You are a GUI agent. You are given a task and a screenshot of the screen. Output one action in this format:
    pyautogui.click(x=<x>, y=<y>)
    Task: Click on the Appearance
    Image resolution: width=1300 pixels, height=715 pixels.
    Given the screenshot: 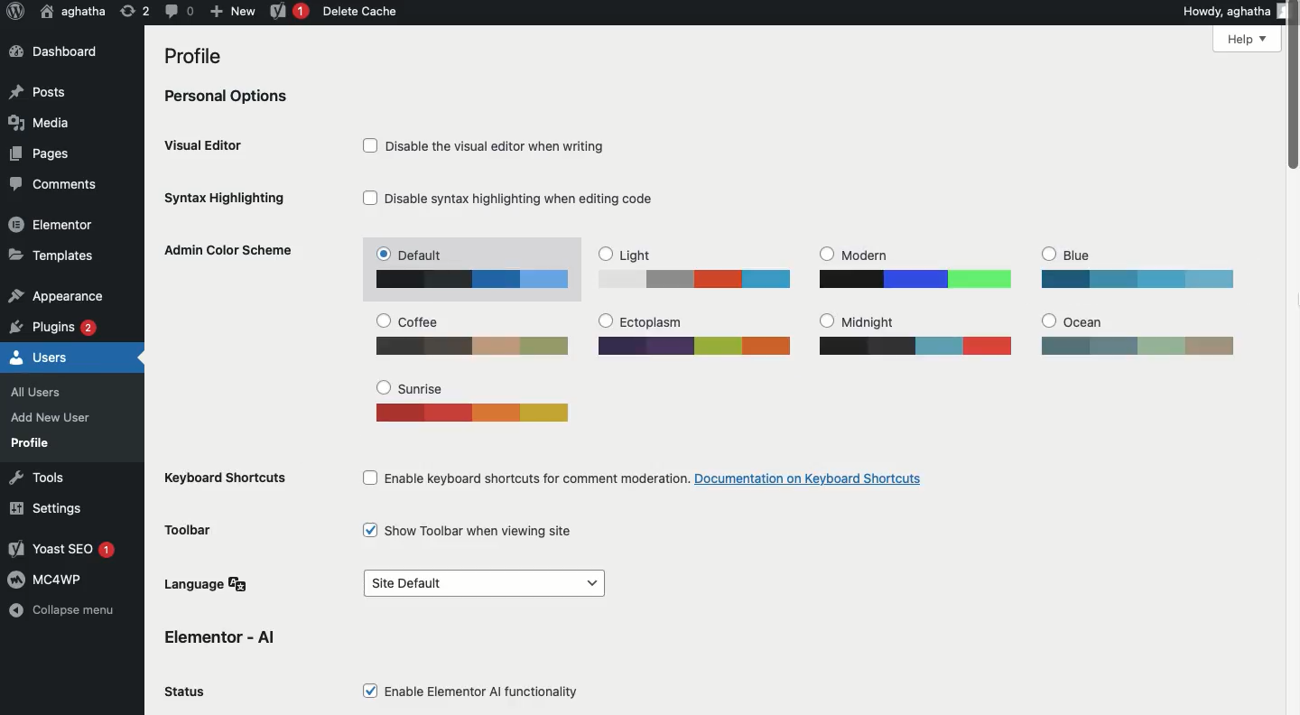 What is the action you would take?
    pyautogui.click(x=55, y=293)
    